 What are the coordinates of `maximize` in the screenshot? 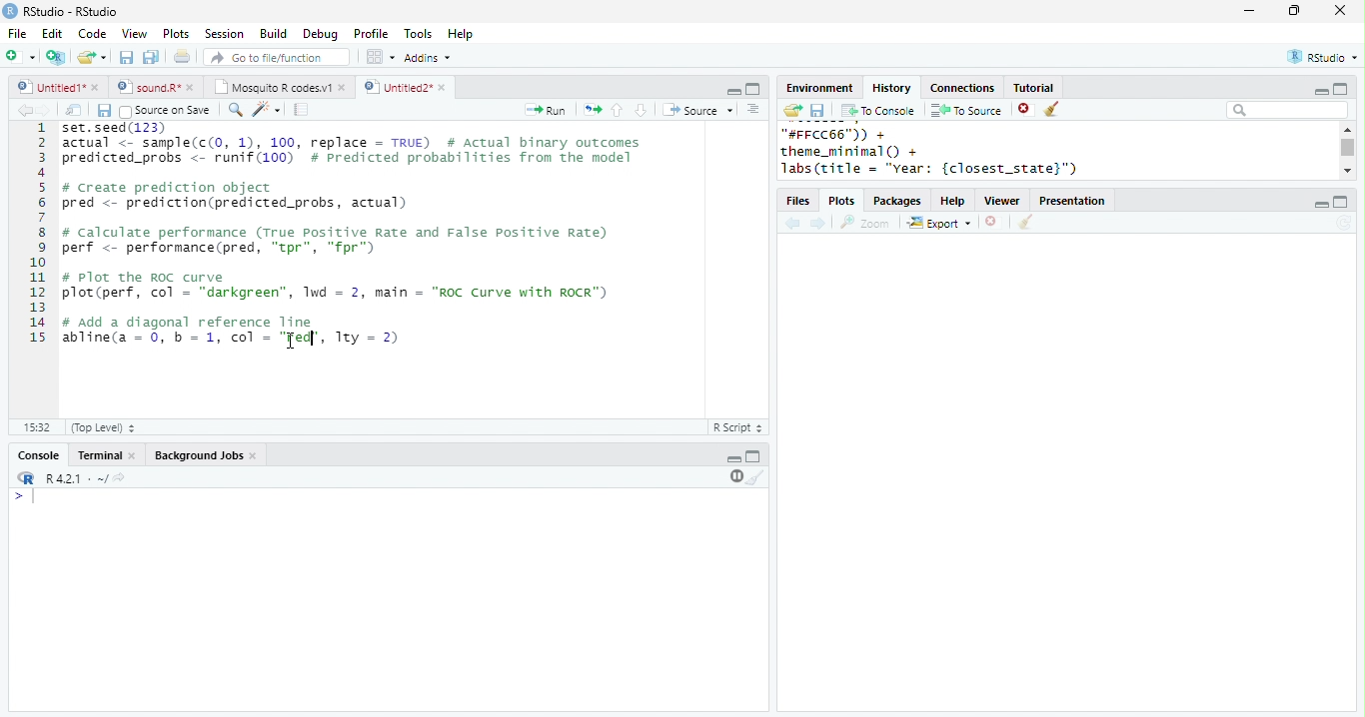 It's located at (753, 455).